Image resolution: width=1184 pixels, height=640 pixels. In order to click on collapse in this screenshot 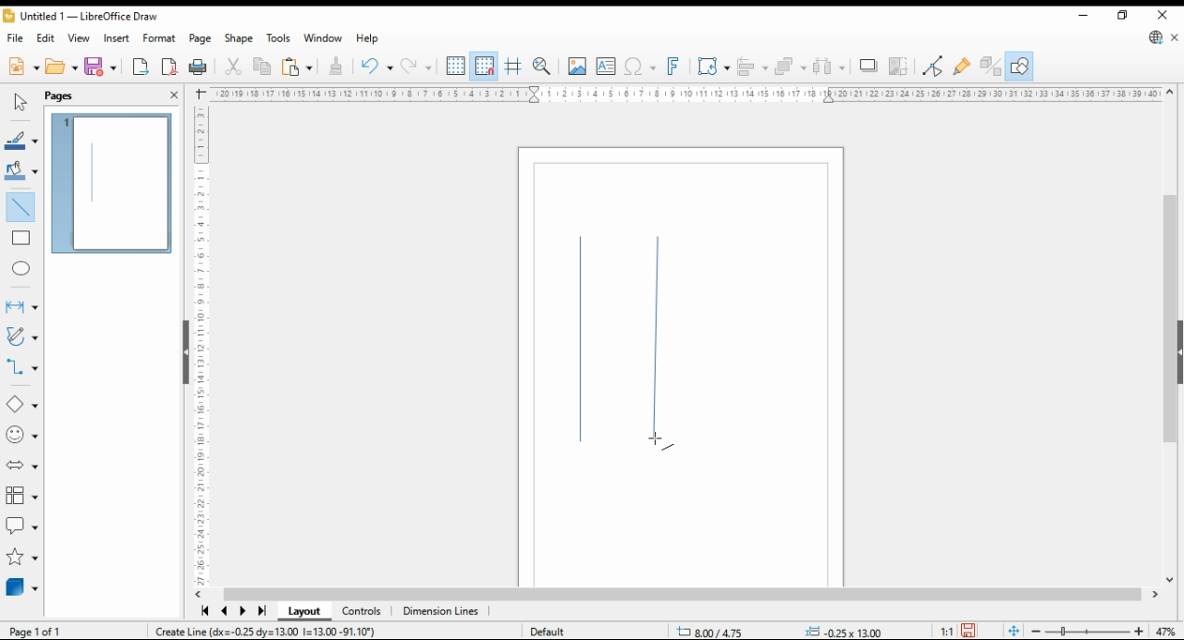, I will do `click(1178, 351)`.